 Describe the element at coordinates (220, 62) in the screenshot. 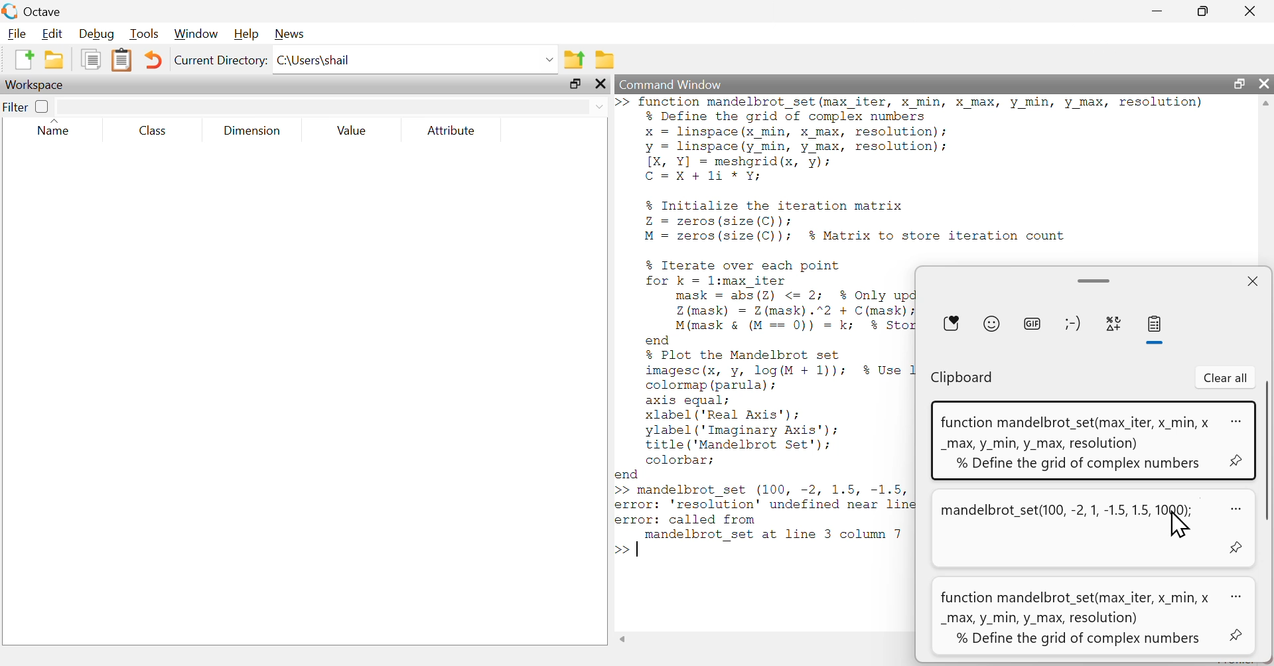

I see `Current Directory:` at that location.